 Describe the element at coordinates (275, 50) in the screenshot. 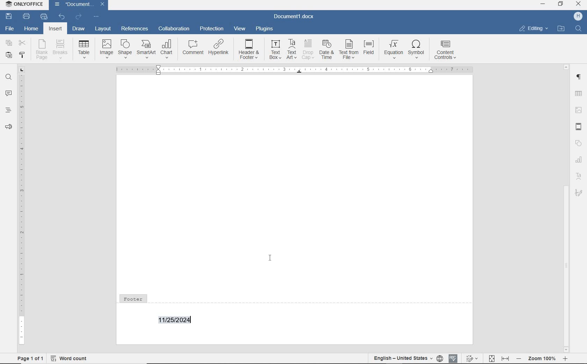

I see `text box` at that location.